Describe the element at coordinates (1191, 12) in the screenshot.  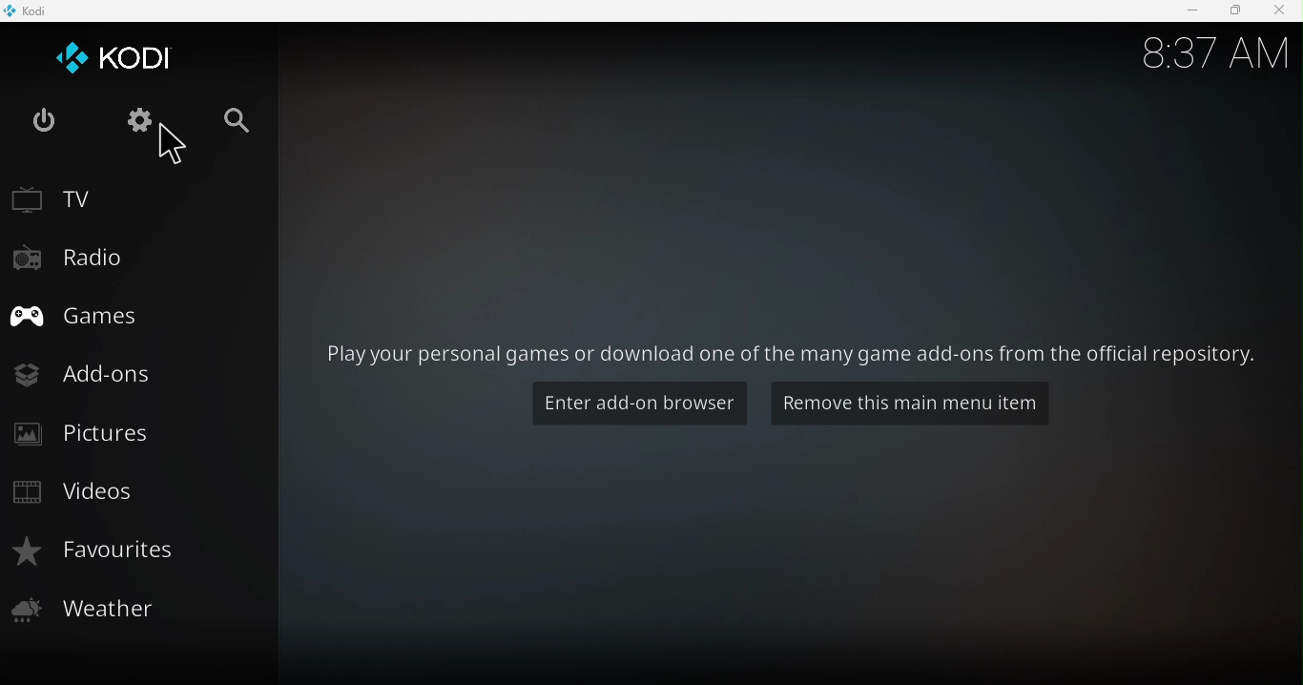
I see `Minimize` at that location.